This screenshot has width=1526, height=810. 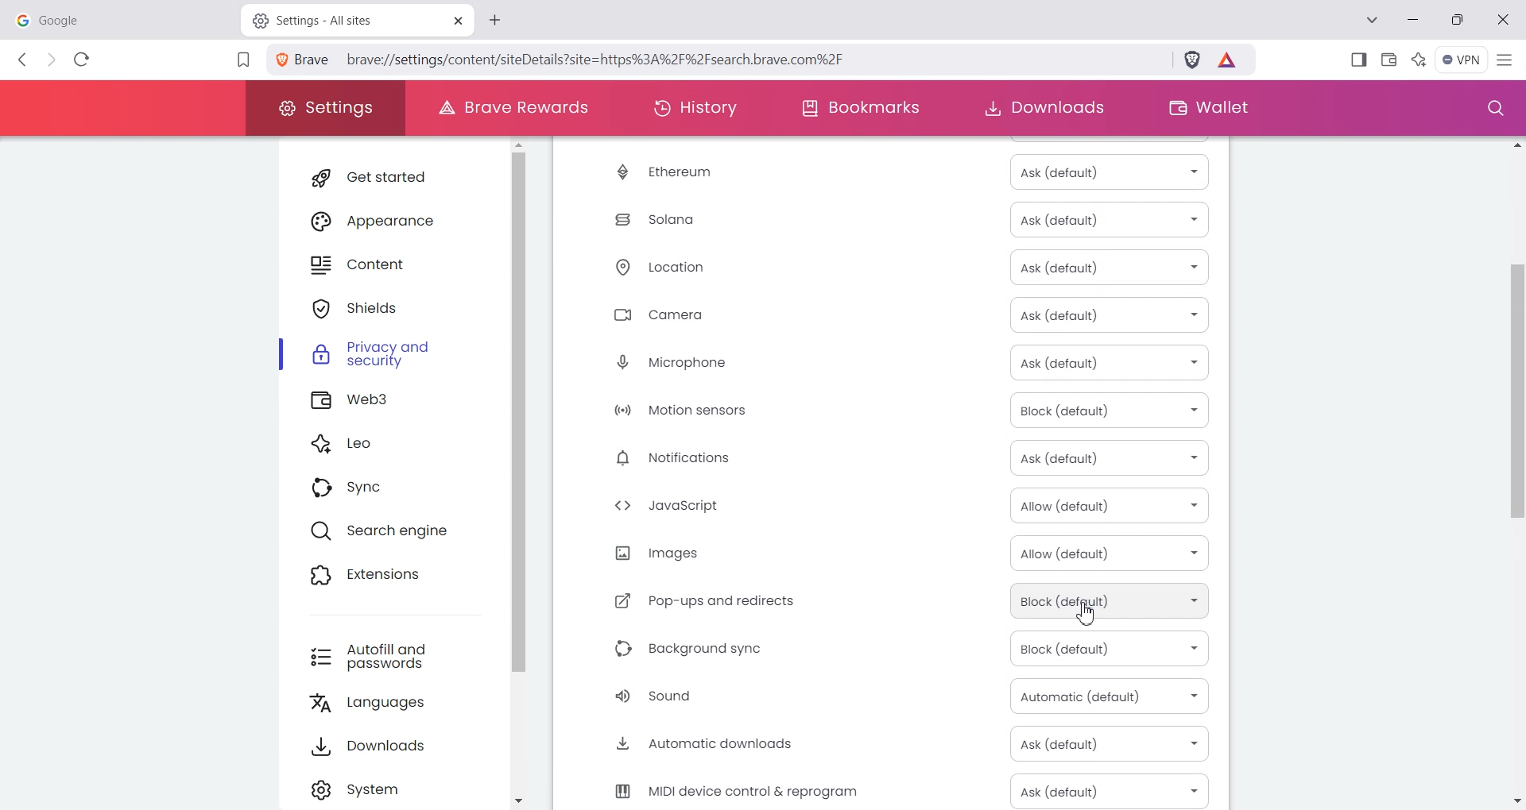 I want to click on Back, so click(x=24, y=60).